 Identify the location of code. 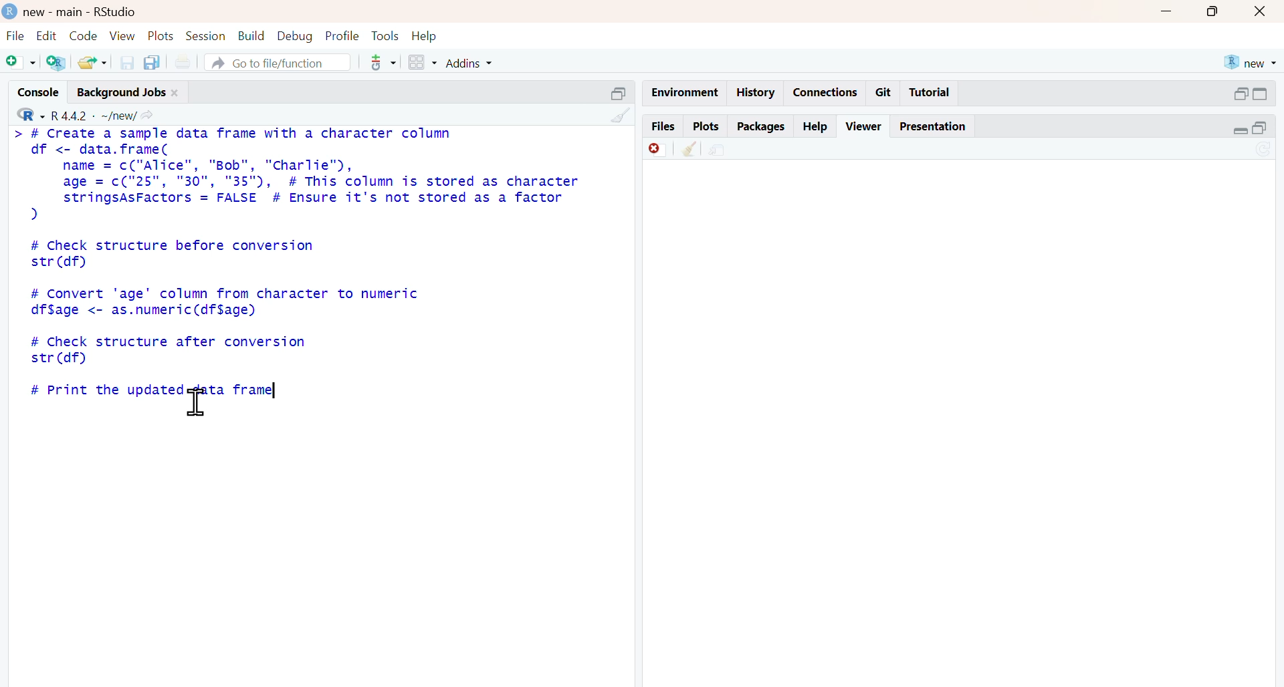
(83, 35).